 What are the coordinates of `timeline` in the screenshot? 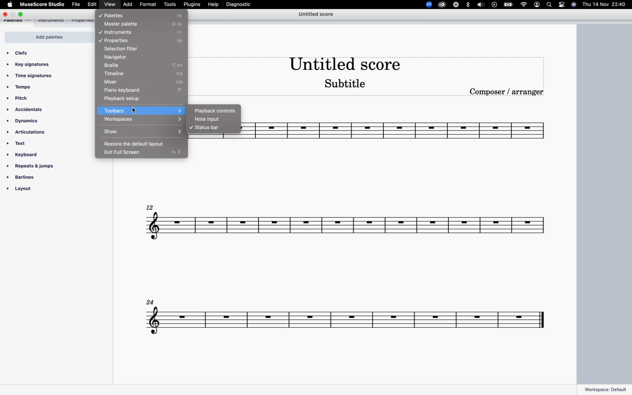 It's located at (128, 73).